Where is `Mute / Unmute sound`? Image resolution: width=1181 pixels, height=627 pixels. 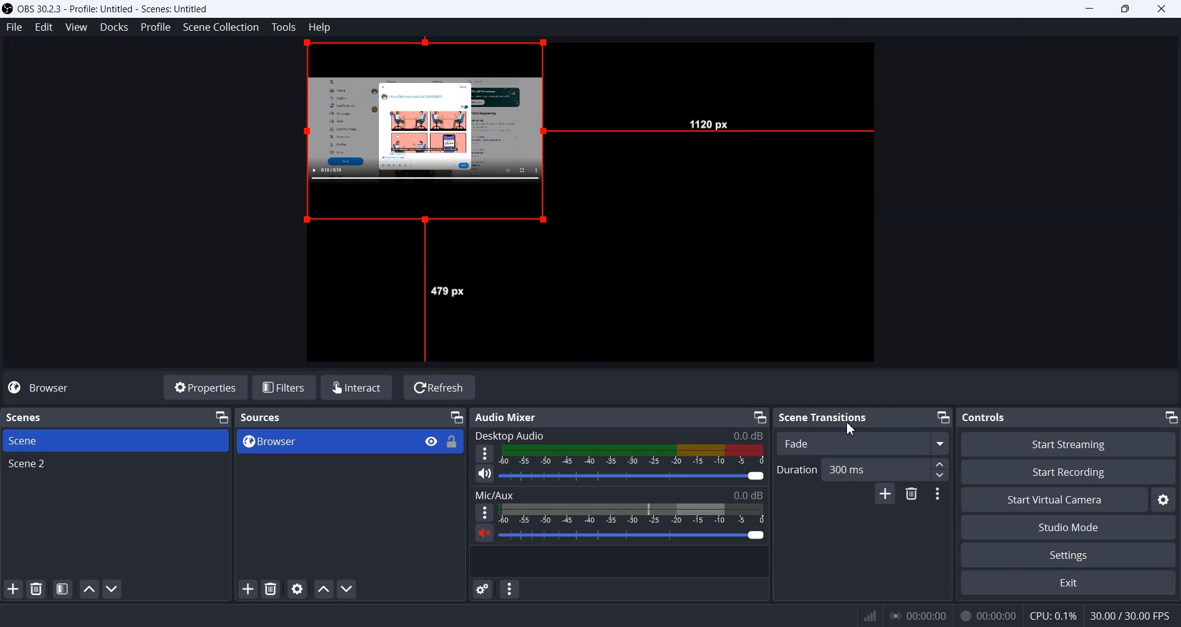
Mute / Unmute sound is located at coordinates (480, 537).